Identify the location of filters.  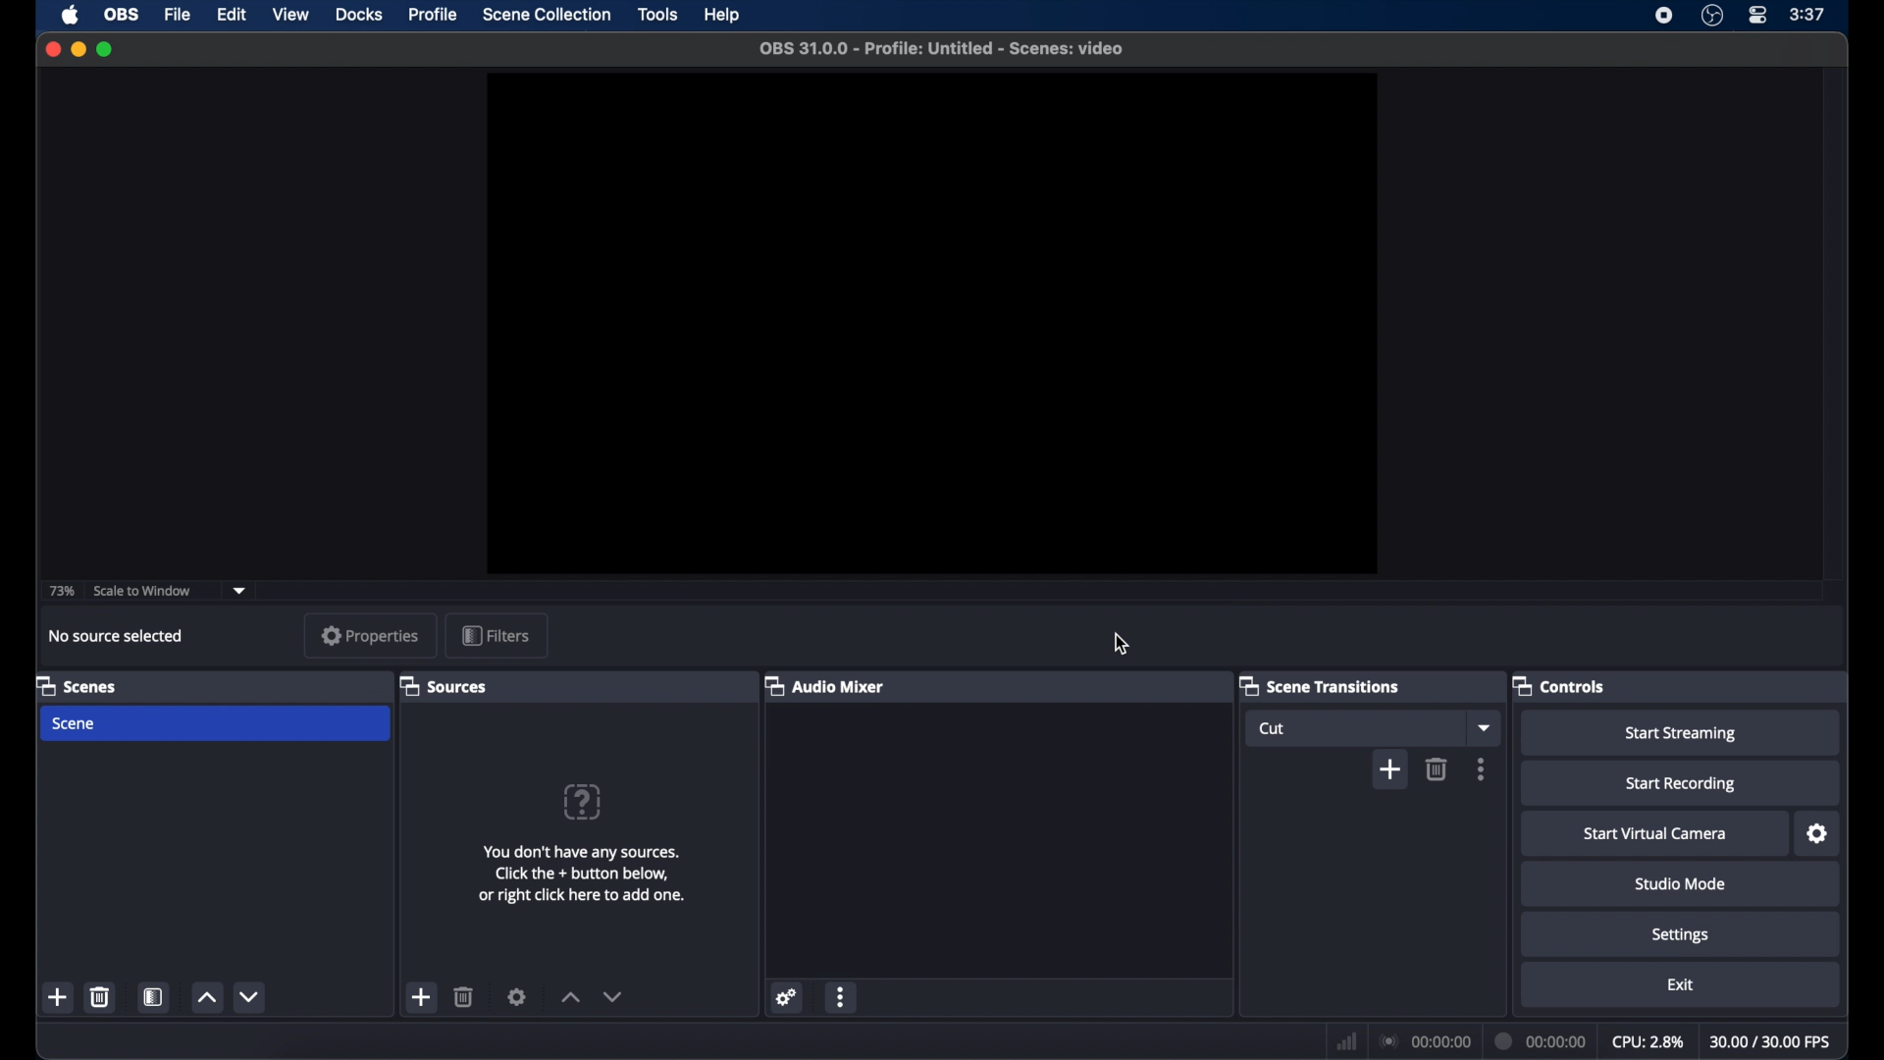
(495, 634).